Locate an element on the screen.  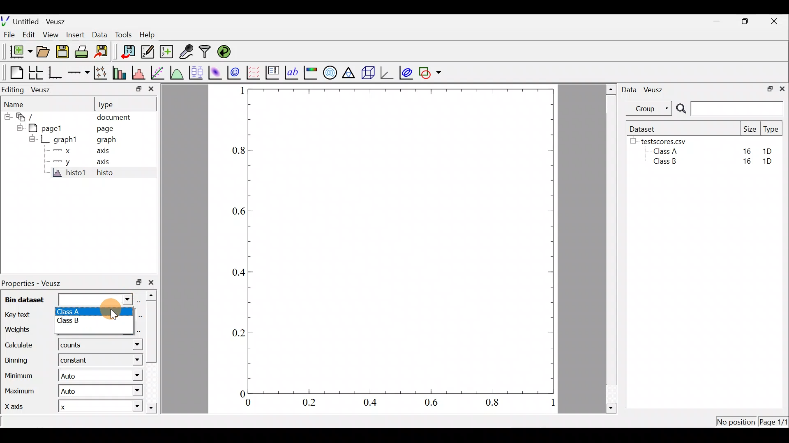
Close is located at coordinates (783, 89).